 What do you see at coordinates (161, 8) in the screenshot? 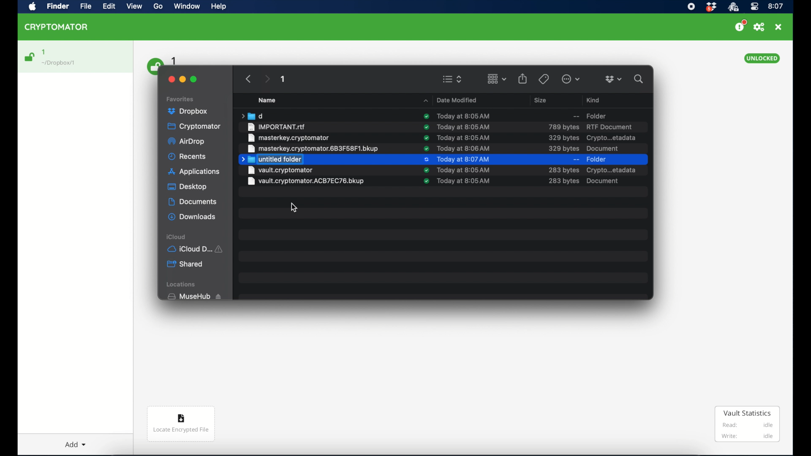
I see `Go` at bounding box center [161, 8].